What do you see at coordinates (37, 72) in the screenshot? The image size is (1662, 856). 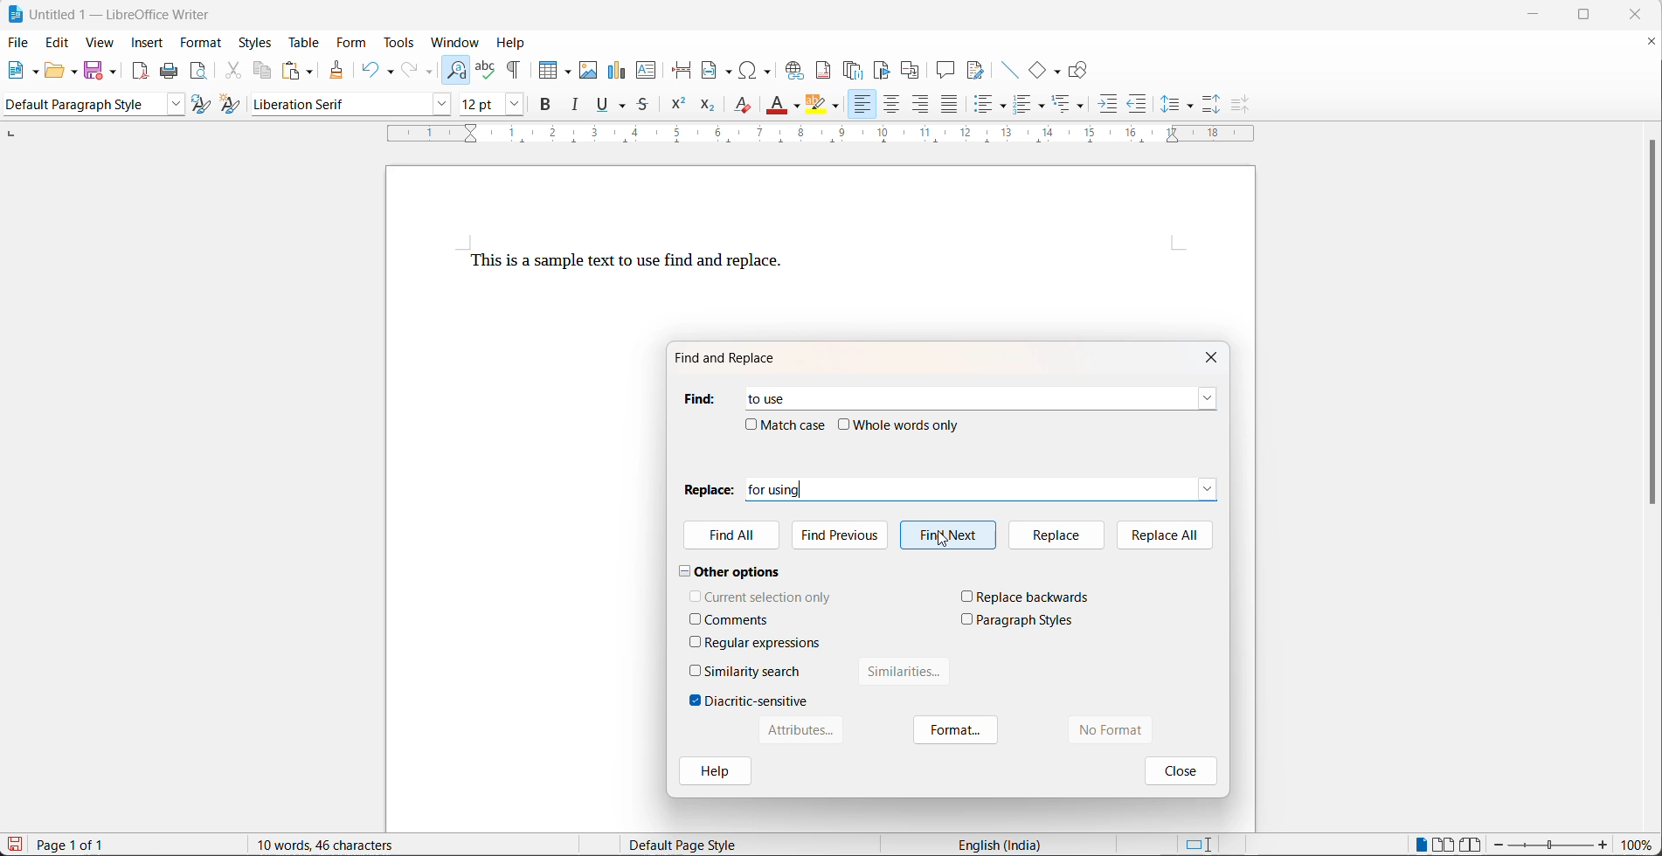 I see `new file options` at bounding box center [37, 72].